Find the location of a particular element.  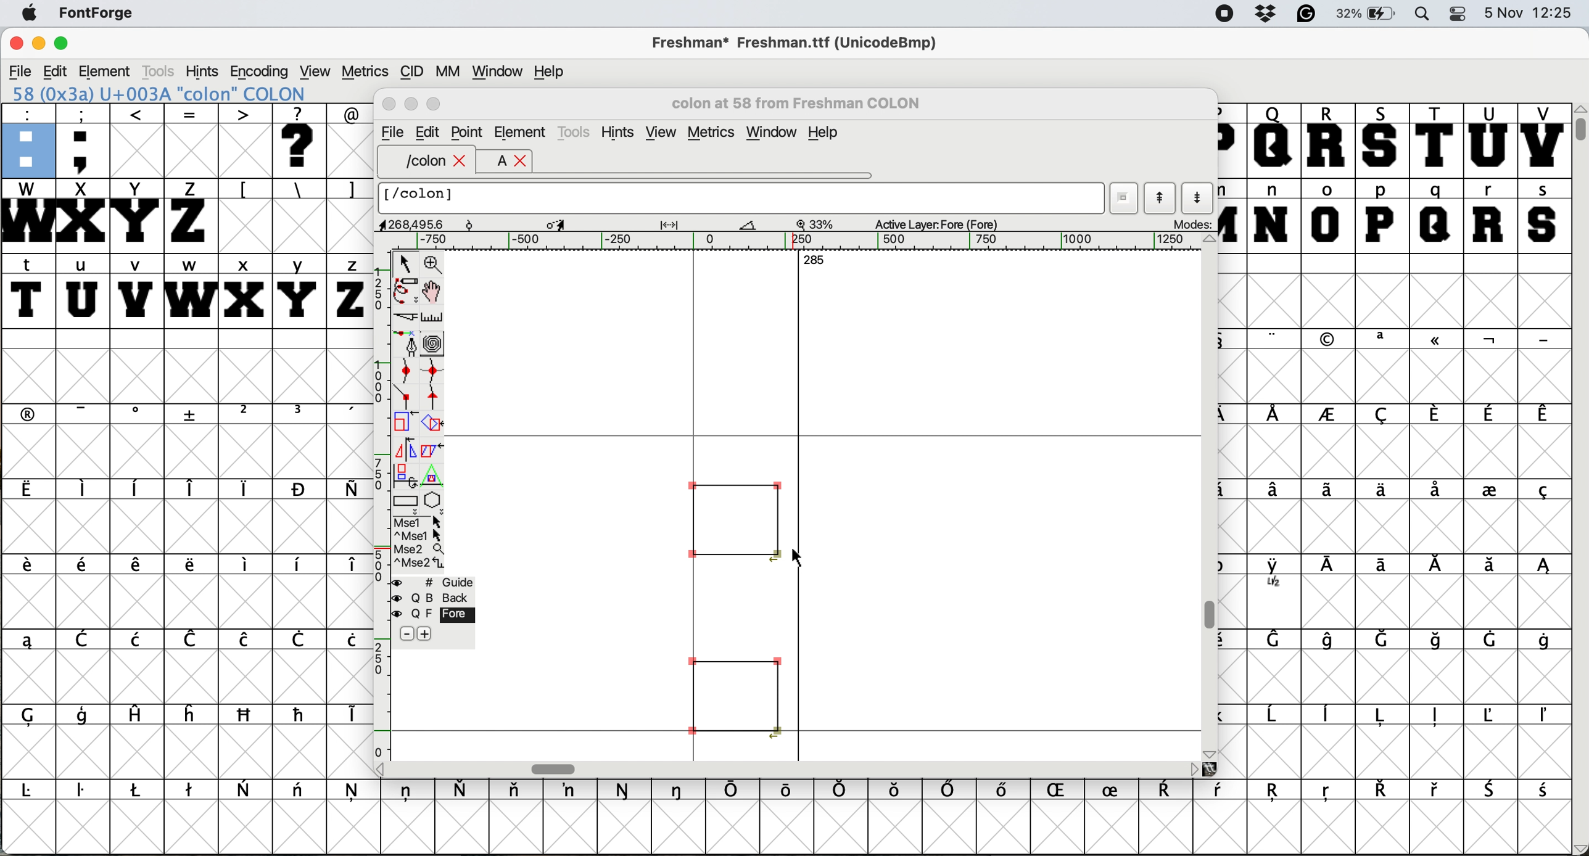

scroll by hand is located at coordinates (435, 288).